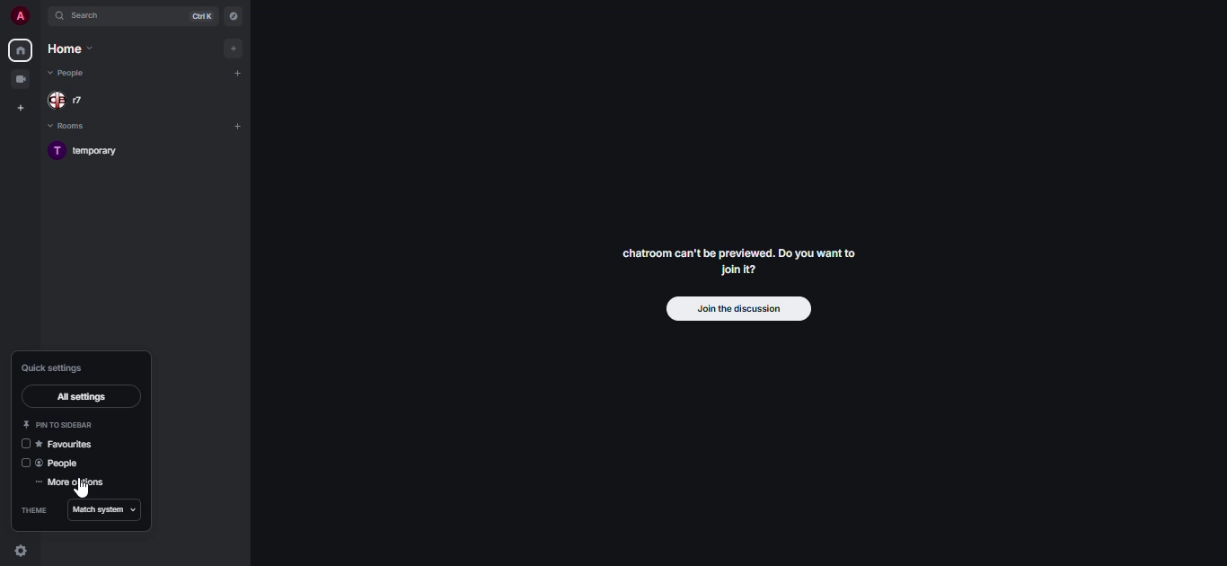 This screenshot has height=566, width=1227. Describe the element at coordinates (234, 49) in the screenshot. I see `add` at that location.